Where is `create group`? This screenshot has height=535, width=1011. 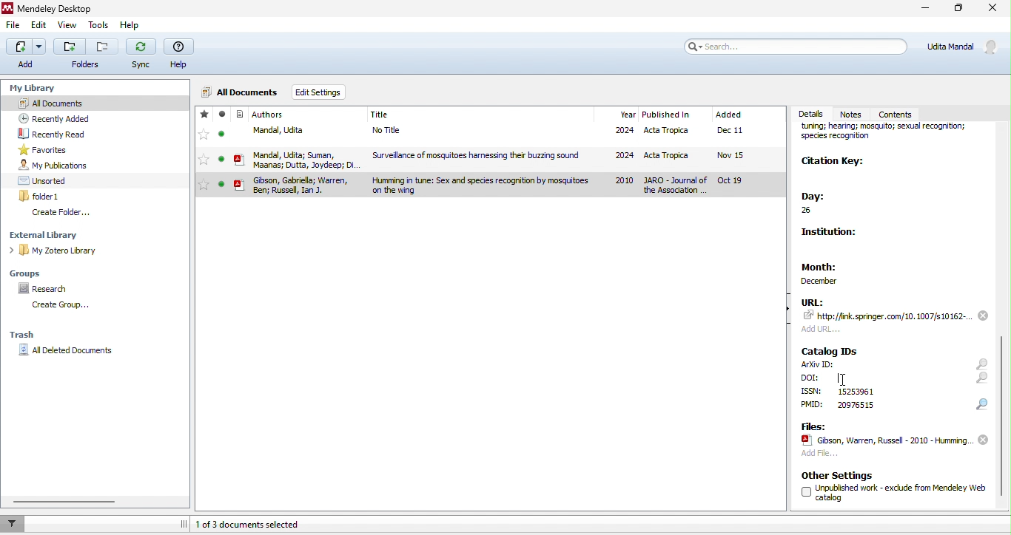
create group is located at coordinates (58, 305).